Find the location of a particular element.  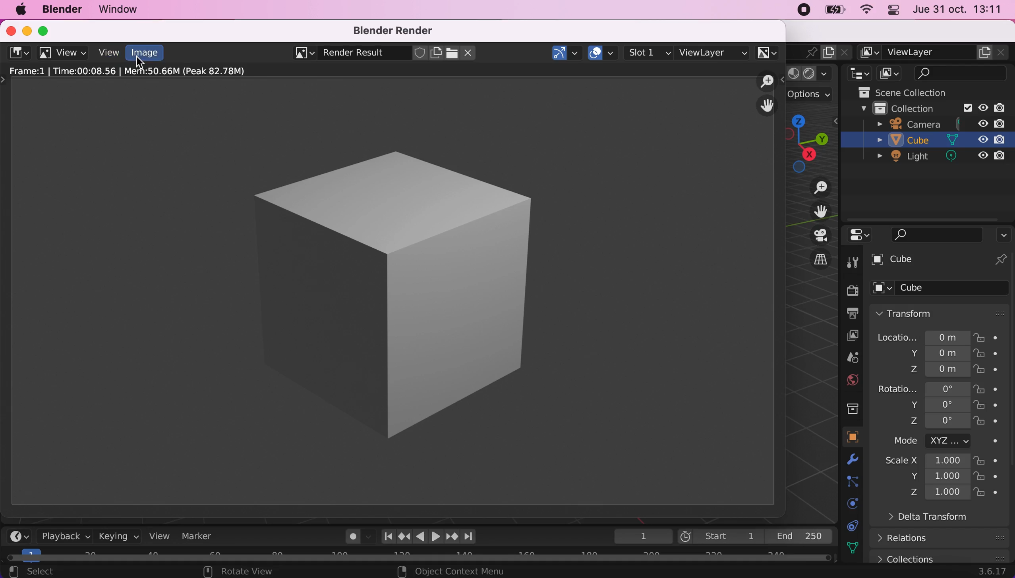

blender render is located at coordinates (396, 31).